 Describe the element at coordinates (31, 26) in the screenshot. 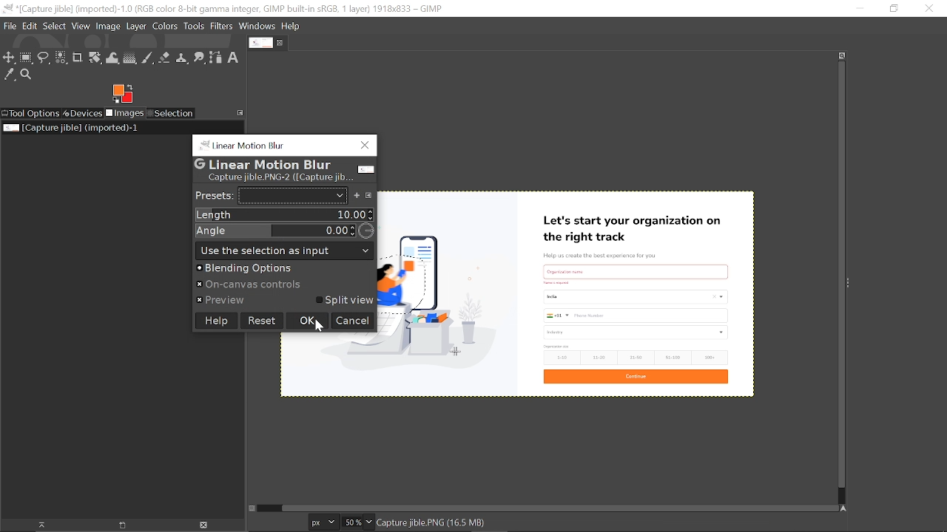

I see `Edit` at that location.